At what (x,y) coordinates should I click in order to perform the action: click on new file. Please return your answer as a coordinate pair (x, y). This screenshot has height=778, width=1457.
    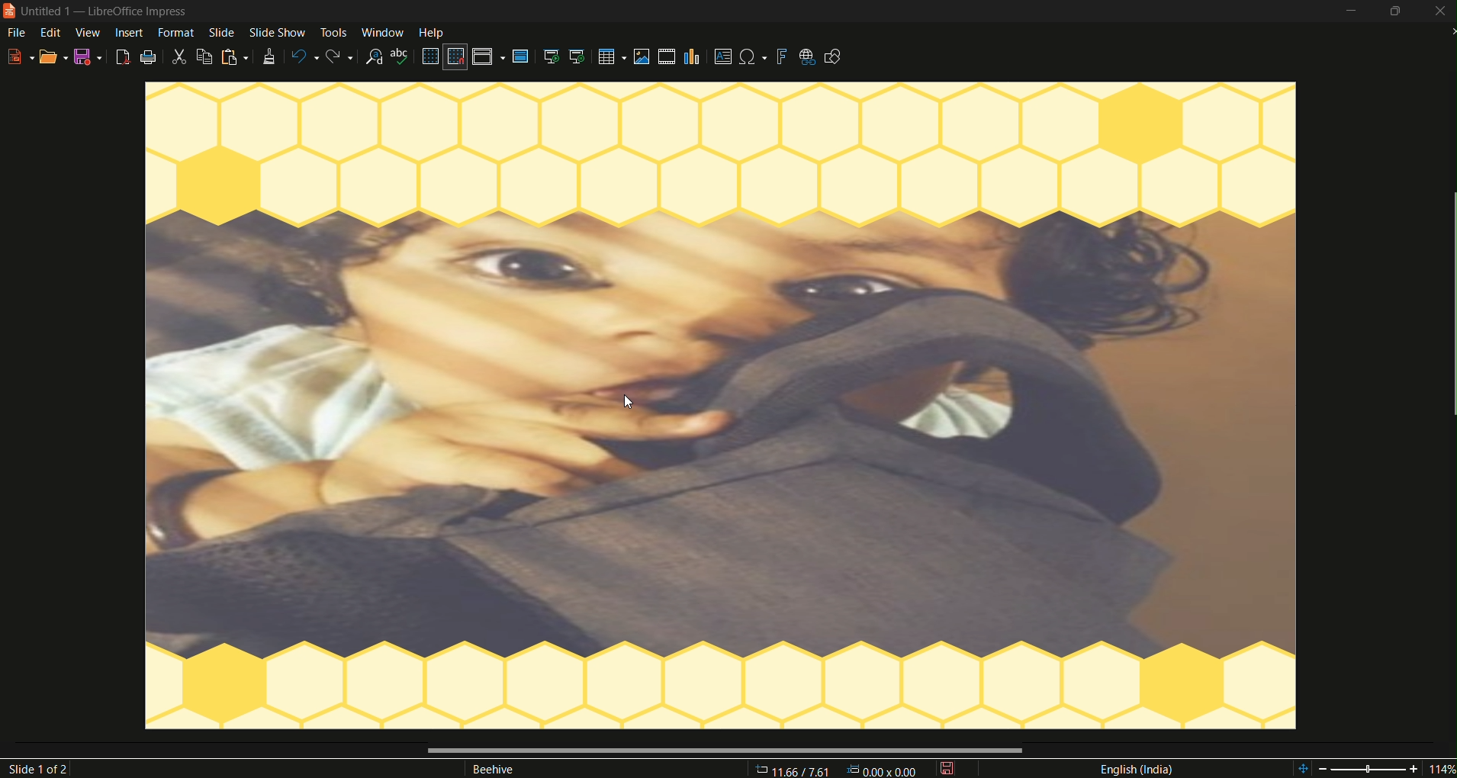
    Looking at the image, I should click on (21, 56).